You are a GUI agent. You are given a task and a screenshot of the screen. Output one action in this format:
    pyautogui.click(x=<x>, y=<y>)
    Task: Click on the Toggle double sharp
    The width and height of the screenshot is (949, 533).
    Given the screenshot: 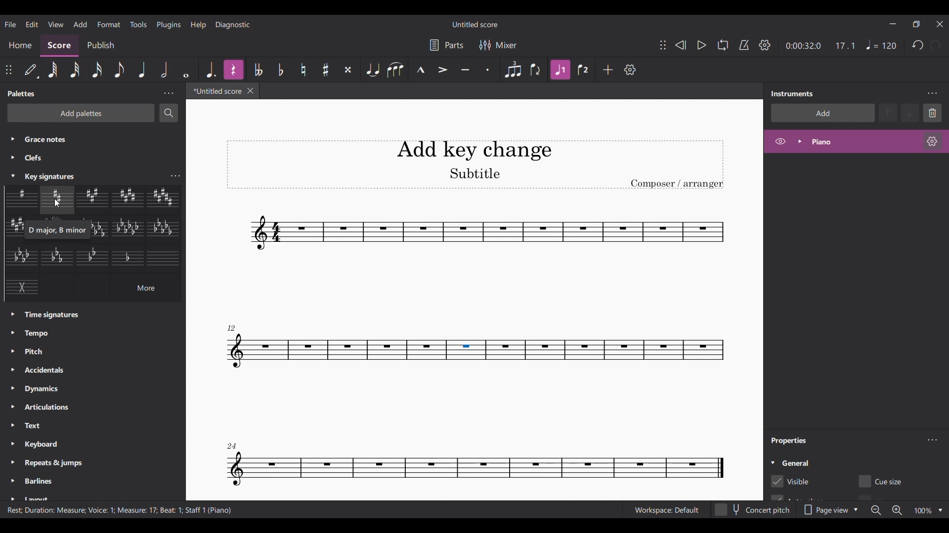 What is the action you would take?
    pyautogui.click(x=348, y=69)
    